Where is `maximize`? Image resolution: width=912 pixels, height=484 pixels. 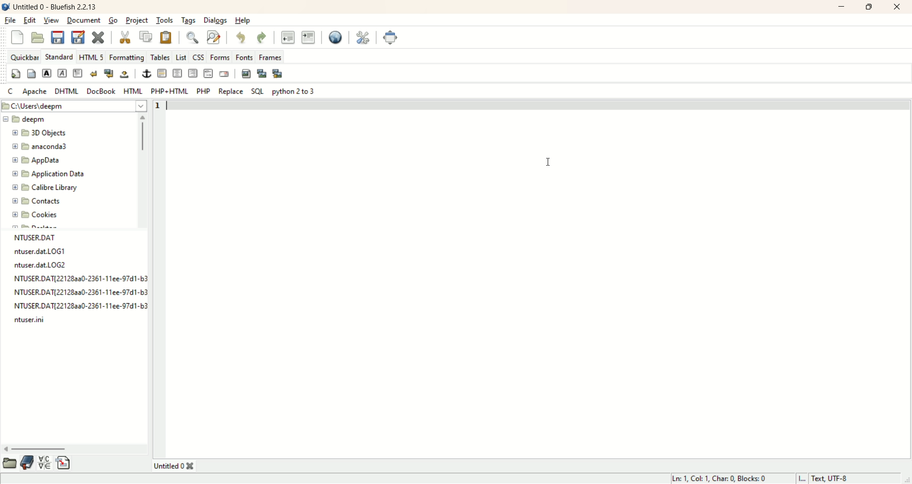
maximize is located at coordinates (869, 7).